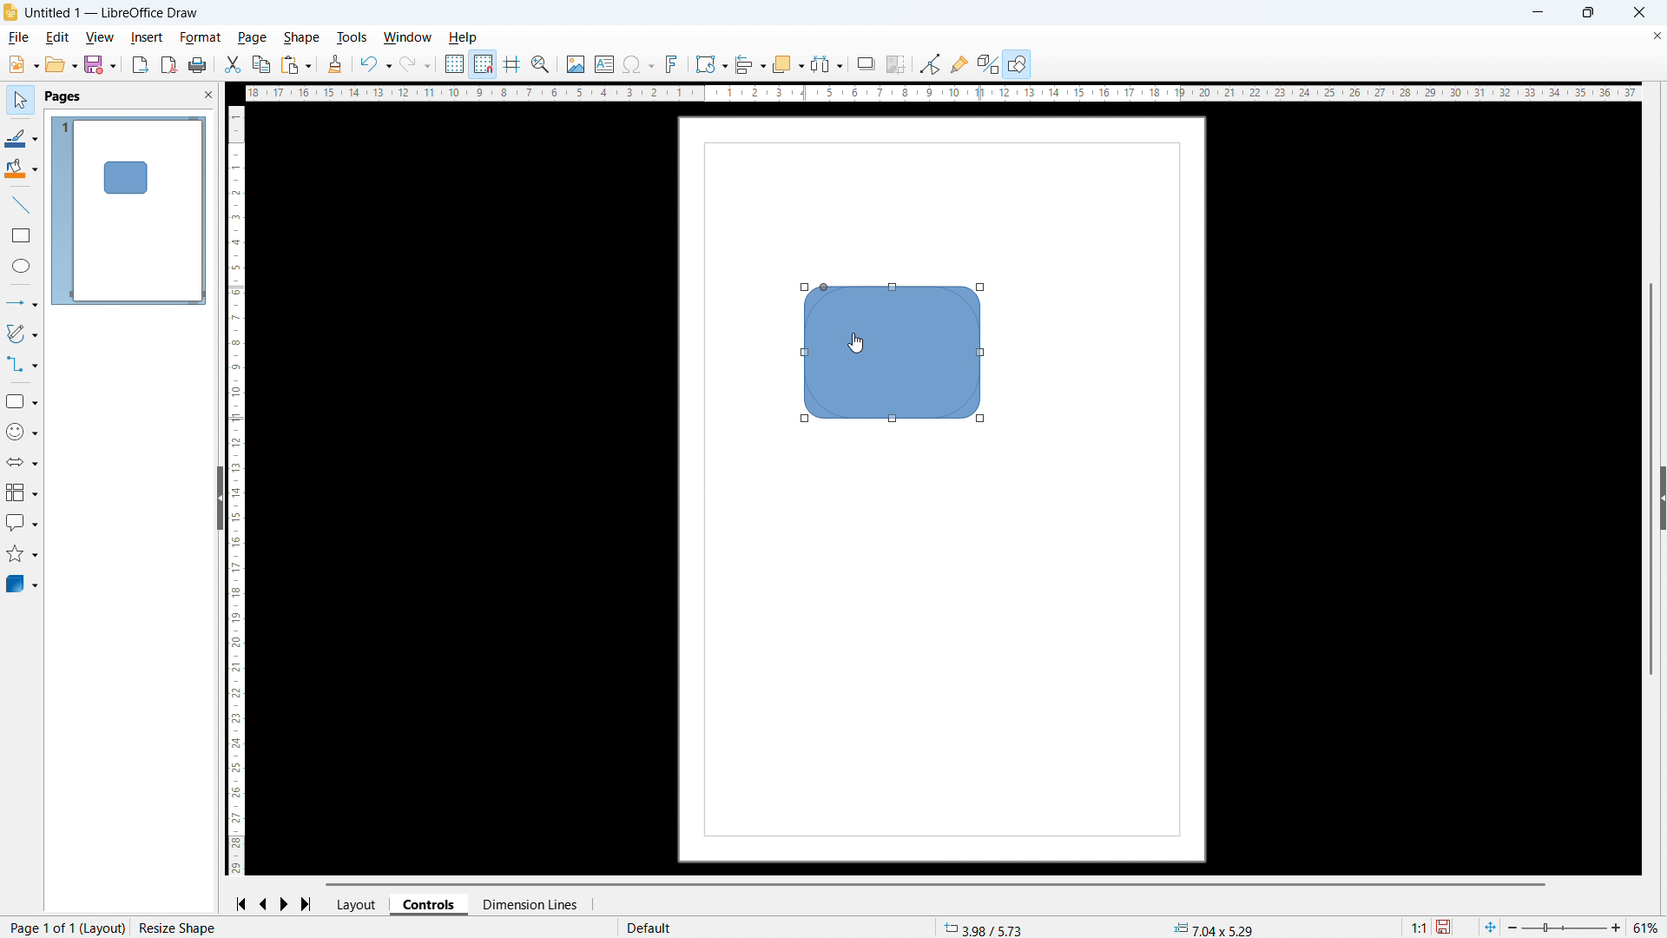 The image size is (1667, 938). What do you see at coordinates (986, 927) in the screenshot?
I see `3.98/5.73` at bounding box center [986, 927].